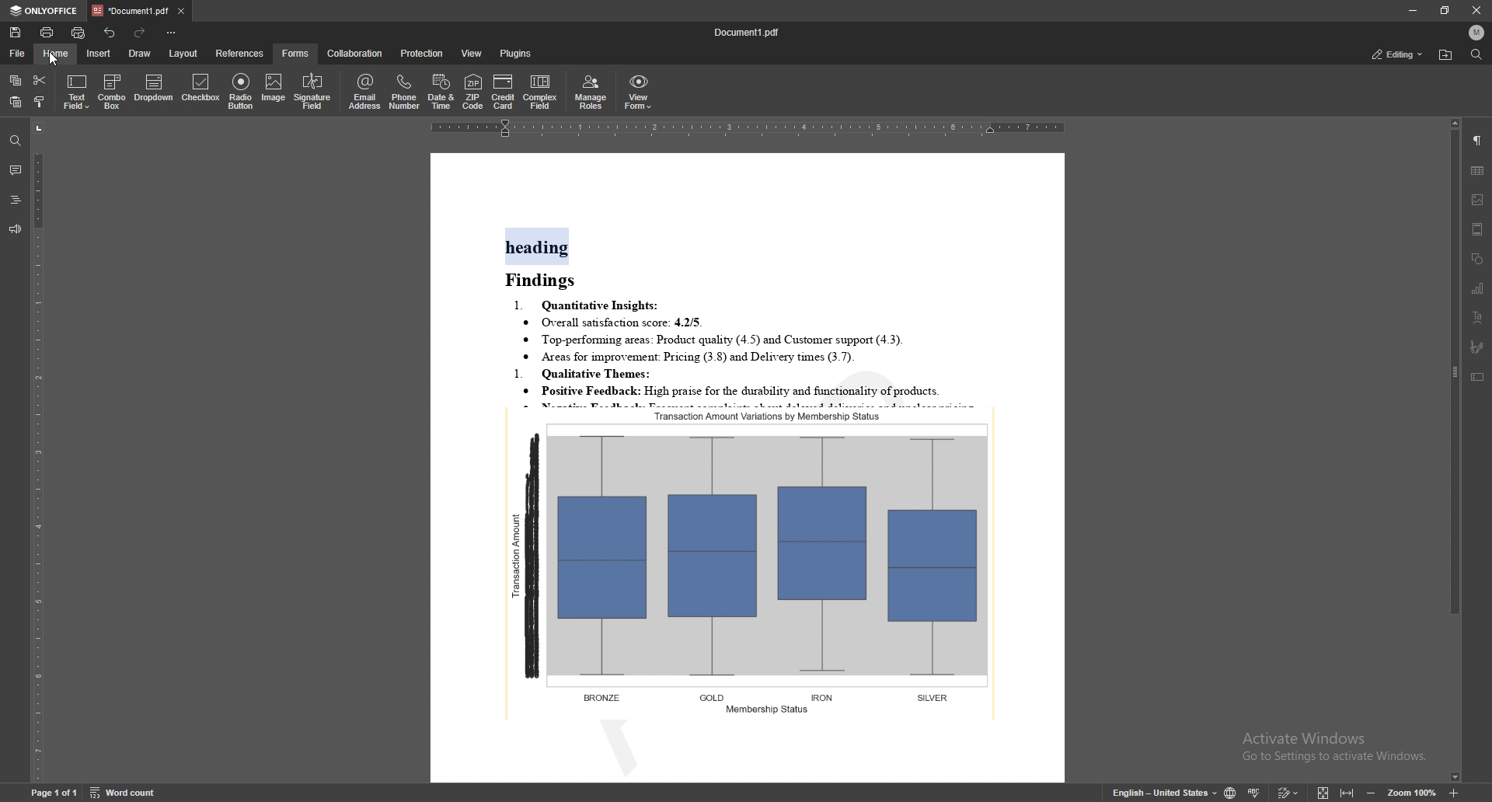 Image resolution: width=1492 pixels, height=802 pixels. Describe the element at coordinates (1229, 792) in the screenshot. I see `change doc language` at that location.